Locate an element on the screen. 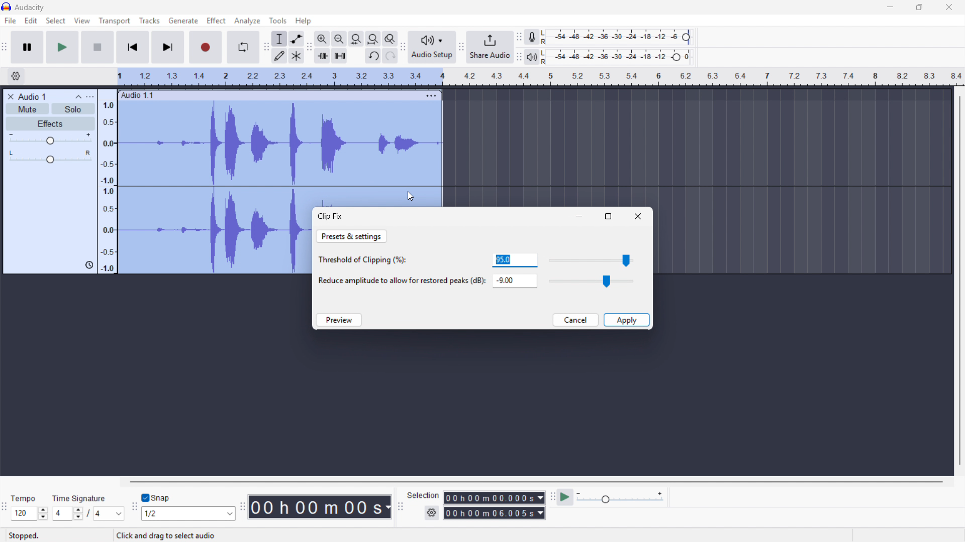  Close  is located at coordinates (638, 216).